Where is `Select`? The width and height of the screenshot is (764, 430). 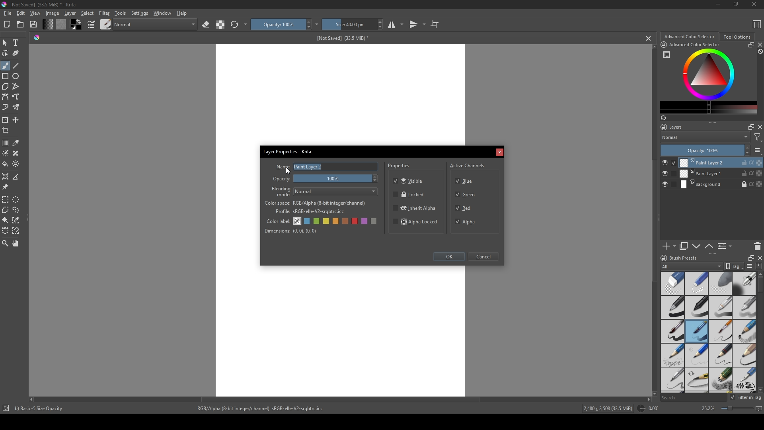 Select is located at coordinates (88, 13).